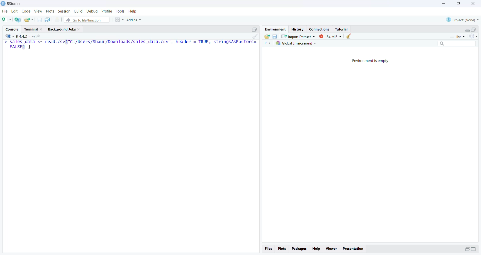 Image resolution: width=481 pixels, height=255 pixels. I want to click on R+ XK ~R4sl- ~/, so click(23, 36).